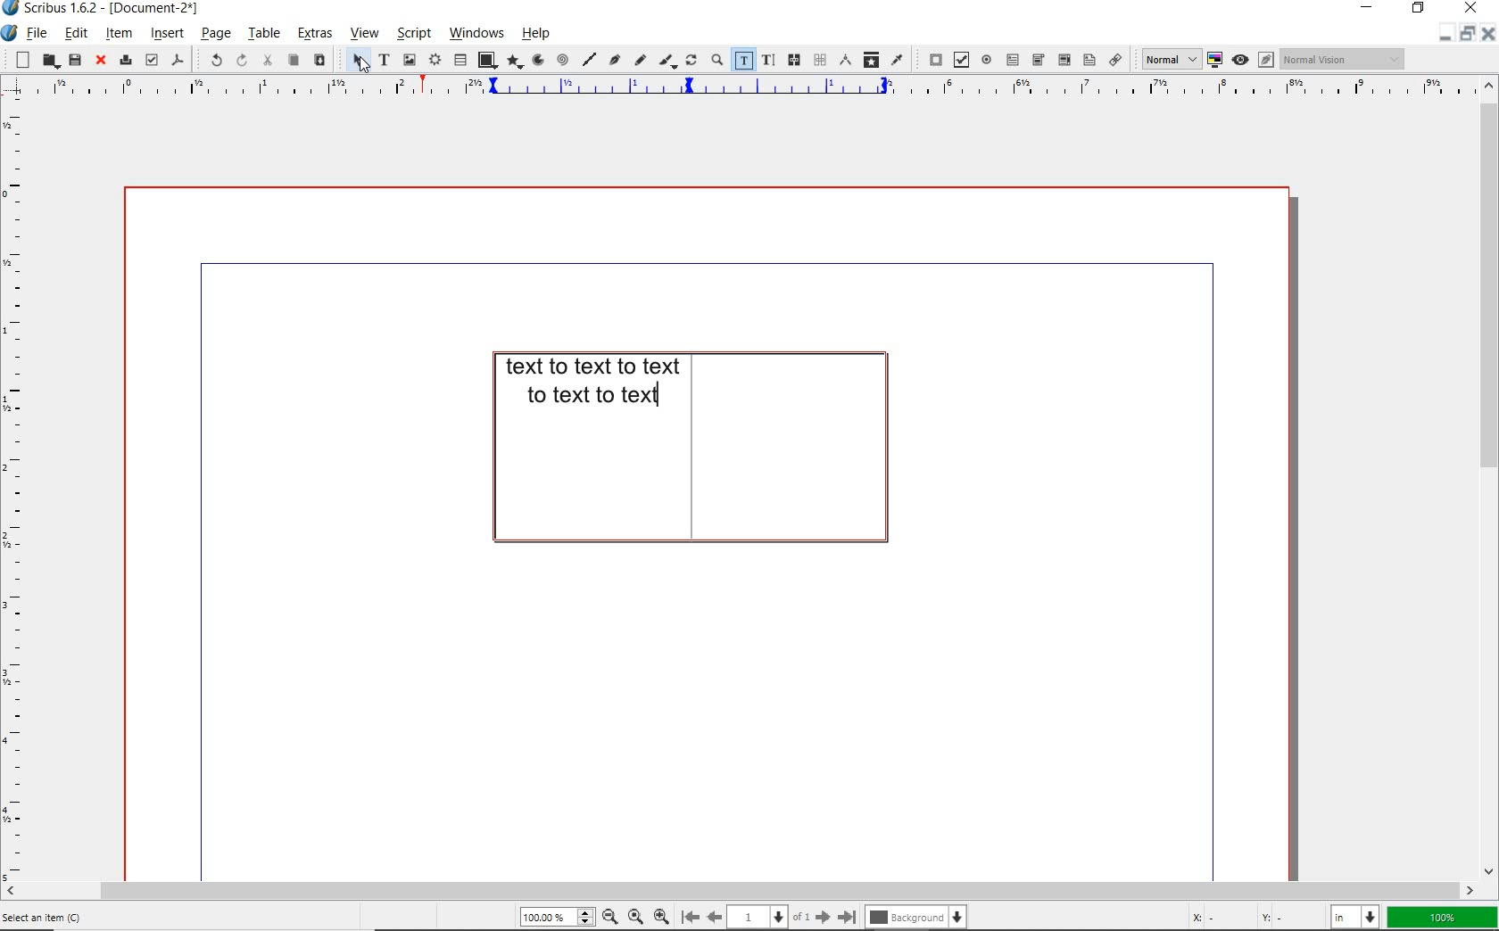 This screenshot has height=931, width=1499. I want to click on of 1, so click(802, 915).